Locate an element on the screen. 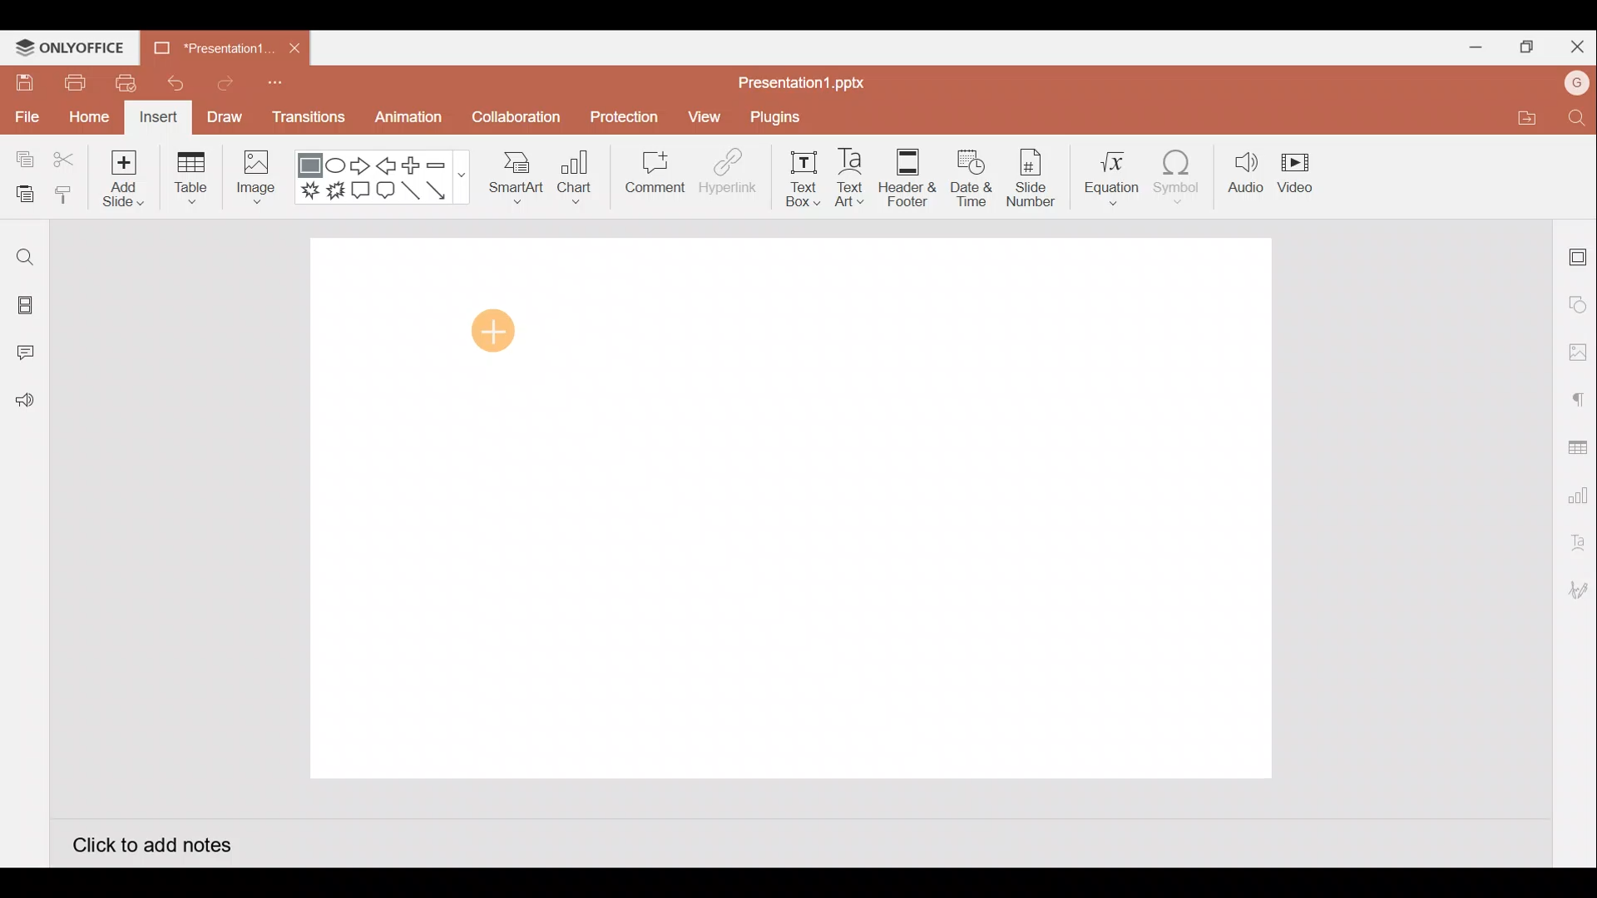 The height and width of the screenshot is (898, 1597). Feedback and Support is located at coordinates (24, 405).